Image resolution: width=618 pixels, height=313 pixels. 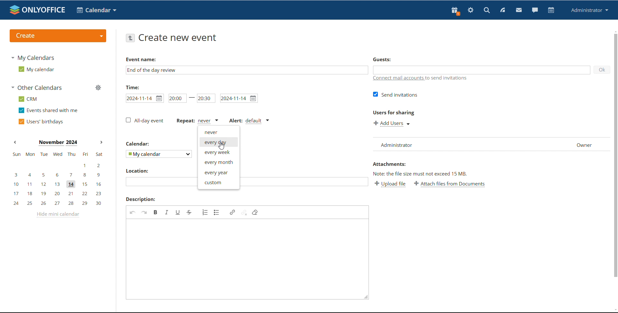 What do you see at coordinates (59, 194) in the screenshot?
I see `17, 18, 19, 20, 21, 22, 23` at bounding box center [59, 194].